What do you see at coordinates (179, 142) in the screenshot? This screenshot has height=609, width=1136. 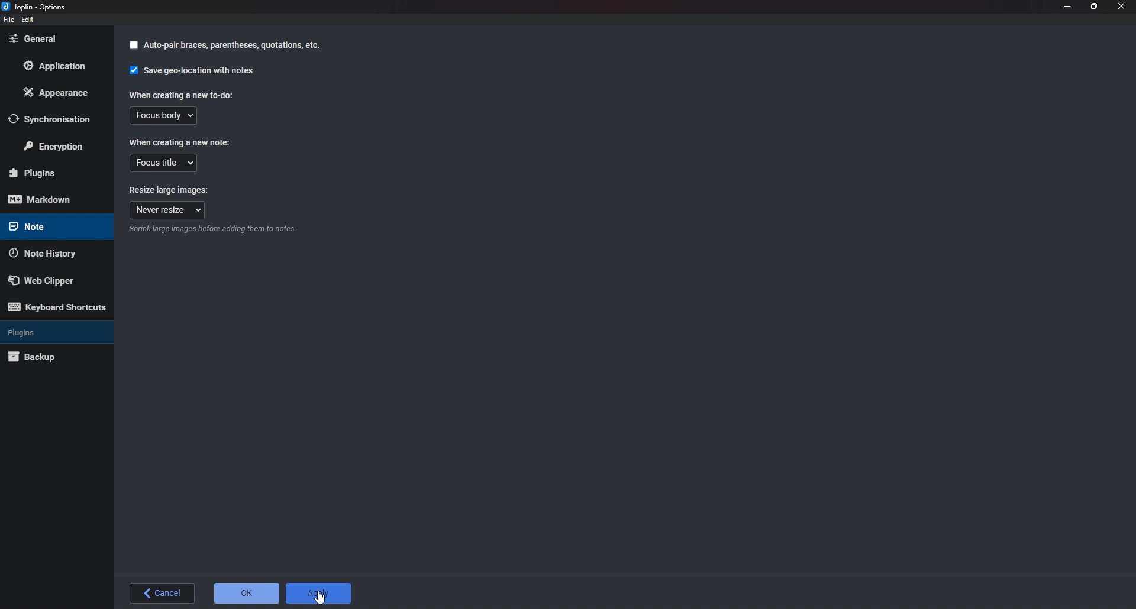 I see `When creating a new note` at bounding box center [179, 142].